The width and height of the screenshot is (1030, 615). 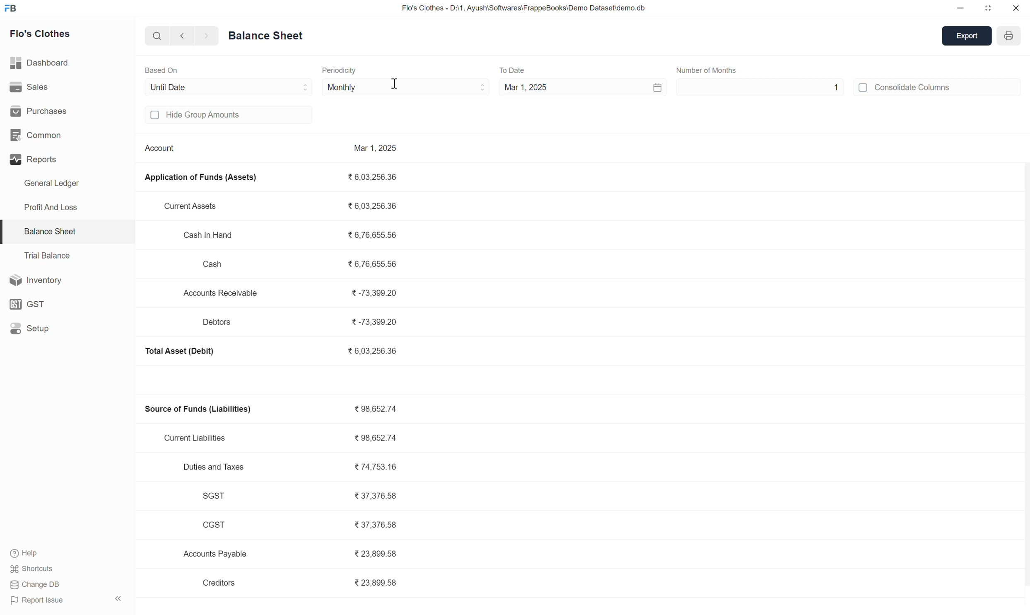 What do you see at coordinates (60, 160) in the screenshot?
I see `Reports` at bounding box center [60, 160].